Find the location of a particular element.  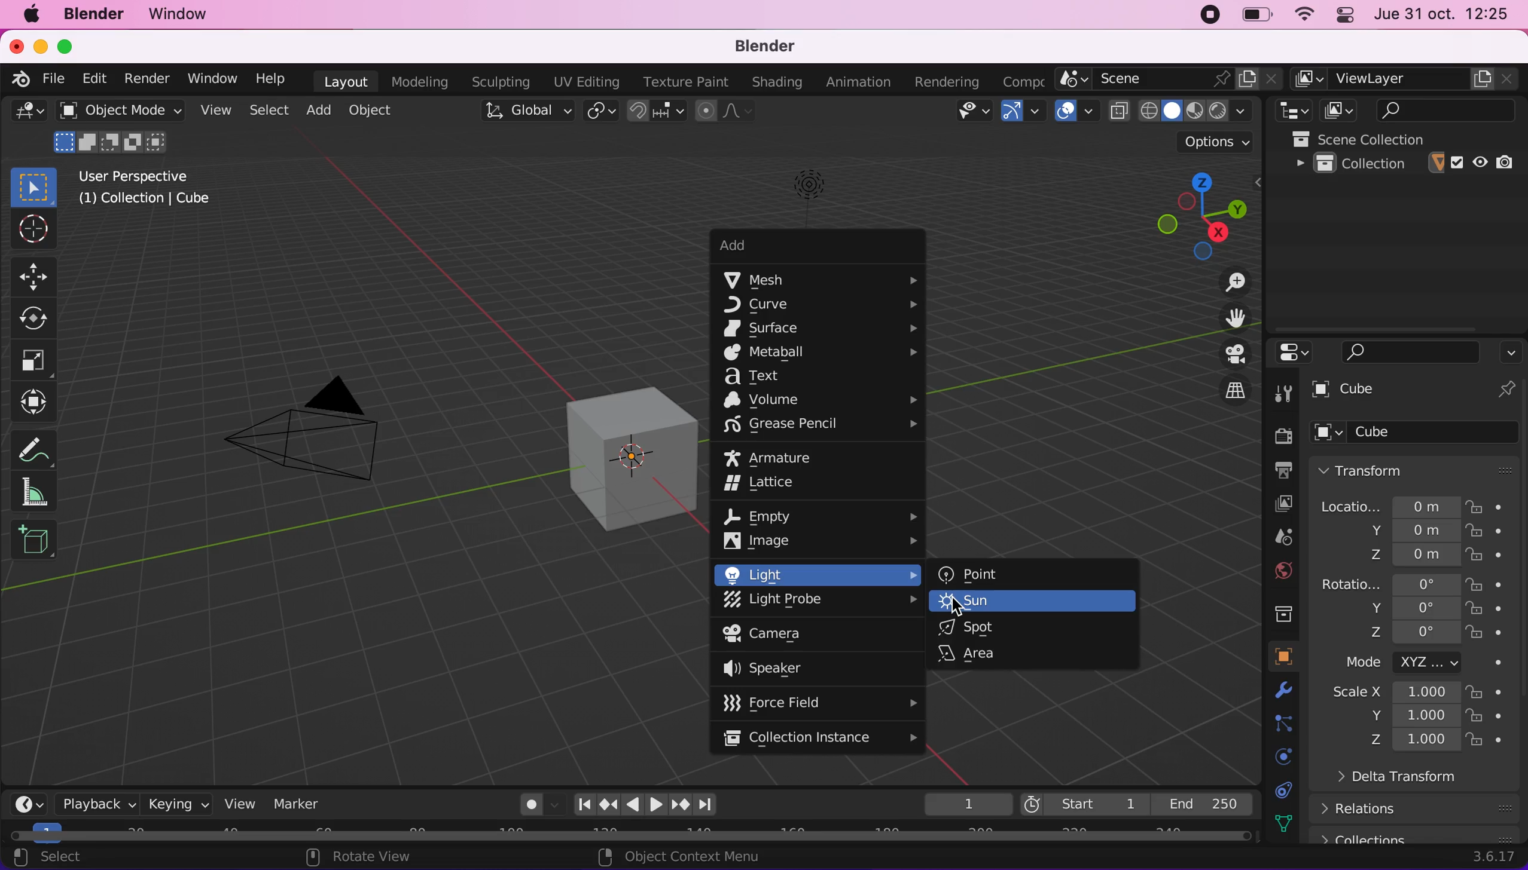

mode xyz... is located at coordinates (1418, 663).